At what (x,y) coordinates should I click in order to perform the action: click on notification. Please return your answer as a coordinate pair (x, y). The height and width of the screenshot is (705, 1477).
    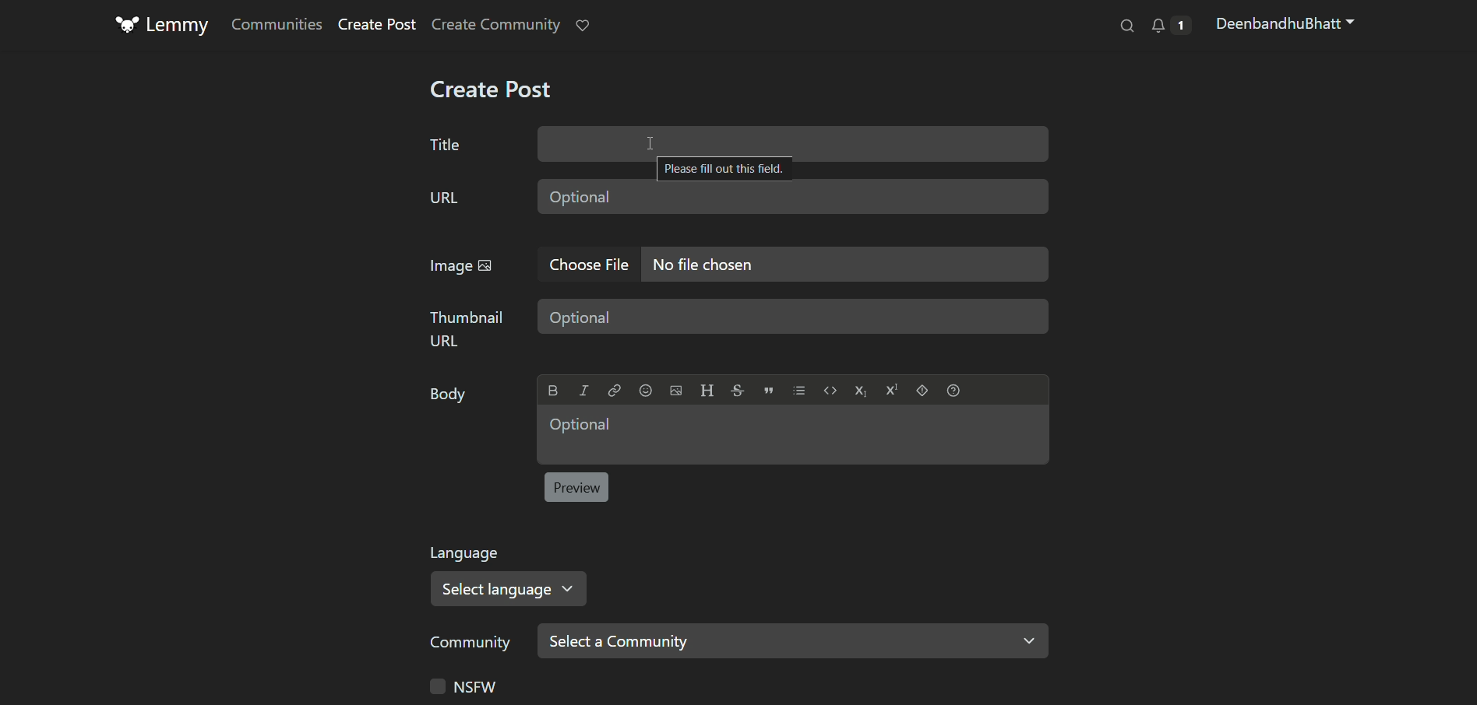
    Looking at the image, I should click on (1169, 26).